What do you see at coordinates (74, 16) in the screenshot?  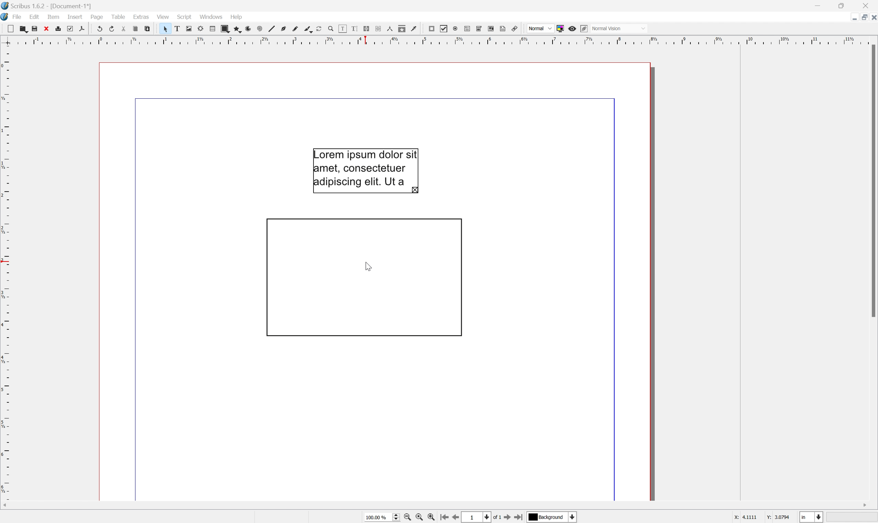 I see `Insert` at bounding box center [74, 16].